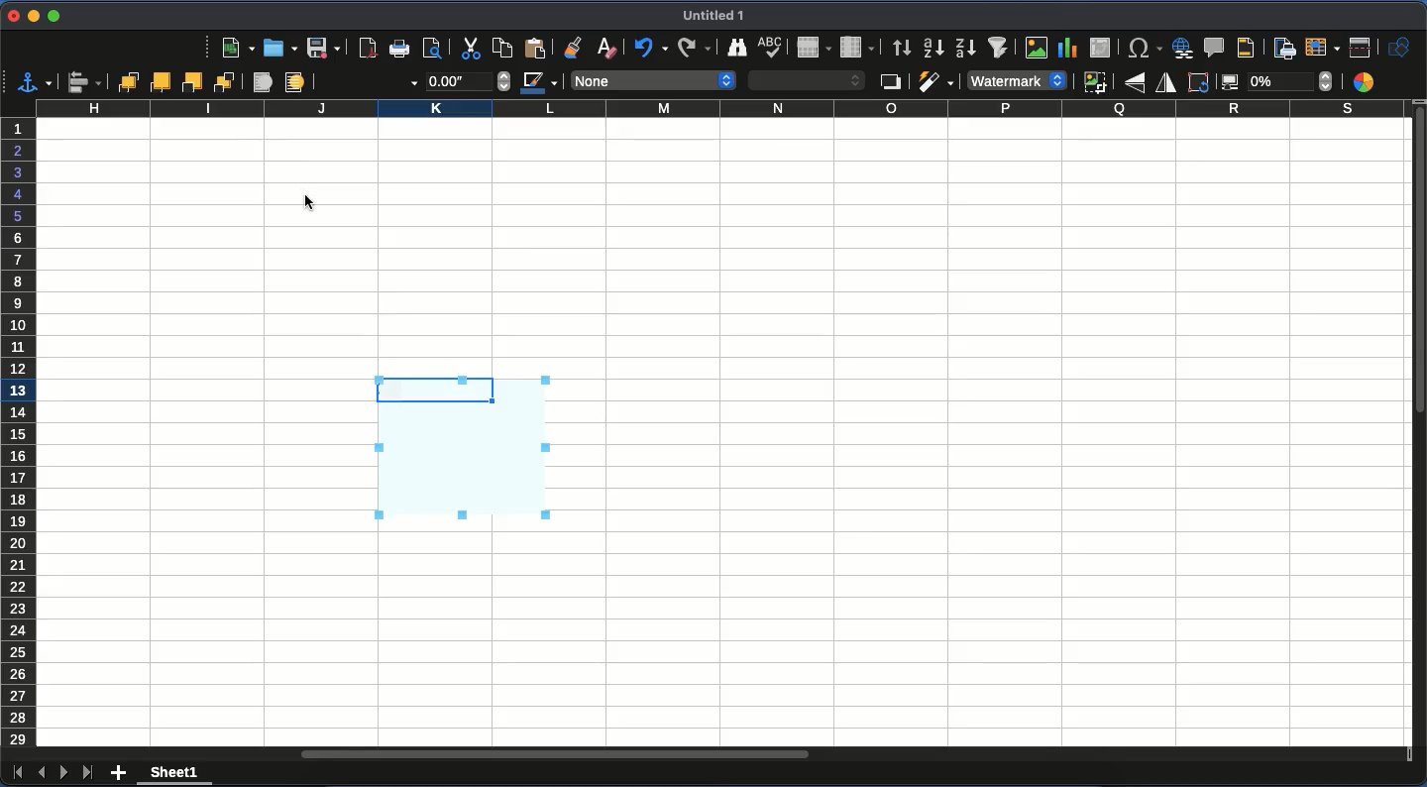  What do you see at coordinates (1285, 49) in the screenshot?
I see `define print area` at bounding box center [1285, 49].